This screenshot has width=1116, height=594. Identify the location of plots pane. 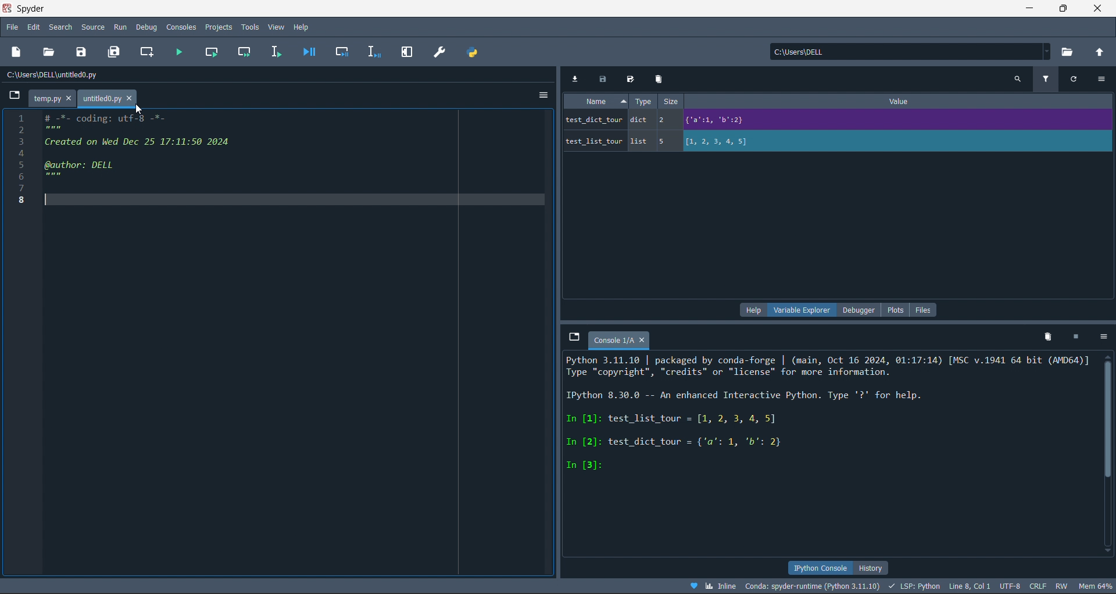
(897, 310).